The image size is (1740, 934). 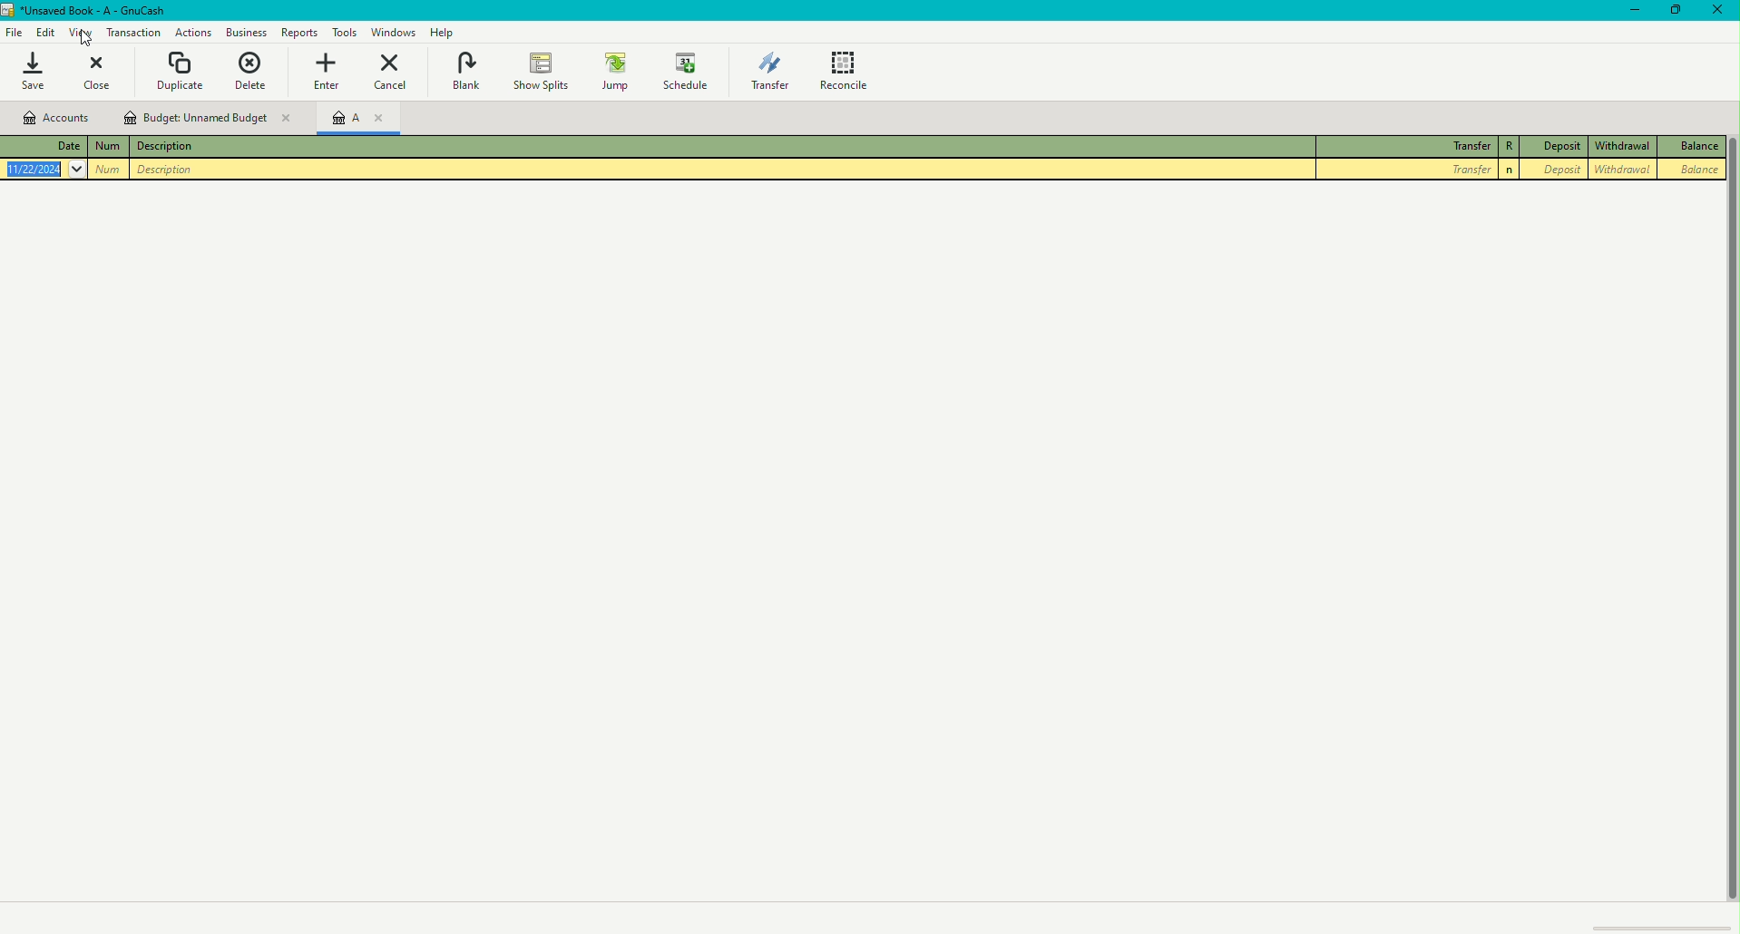 What do you see at coordinates (256, 71) in the screenshot?
I see `Delete` at bounding box center [256, 71].